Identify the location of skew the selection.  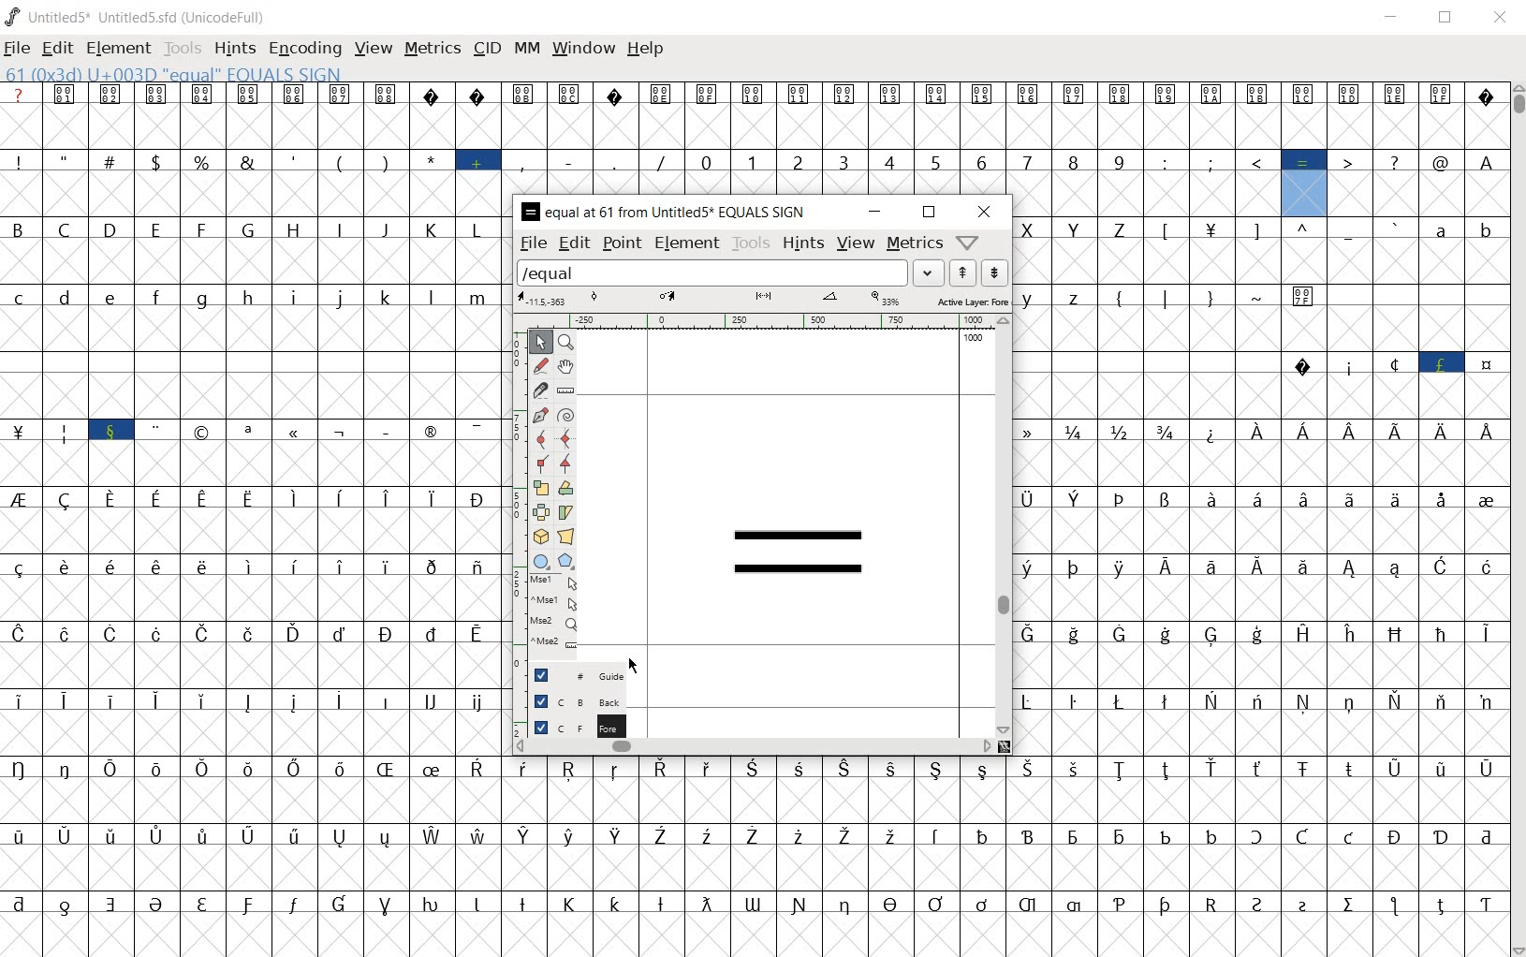
(565, 513).